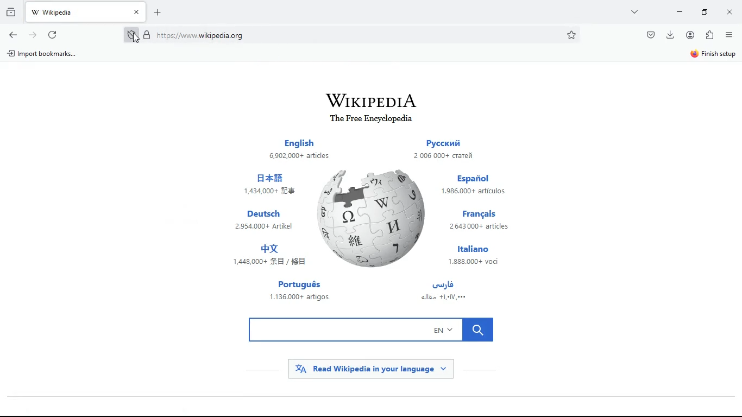 Image resolution: width=742 pixels, height=417 pixels. What do you see at coordinates (86, 12) in the screenshot?
I see `tab` at bounding box center [86, 12].